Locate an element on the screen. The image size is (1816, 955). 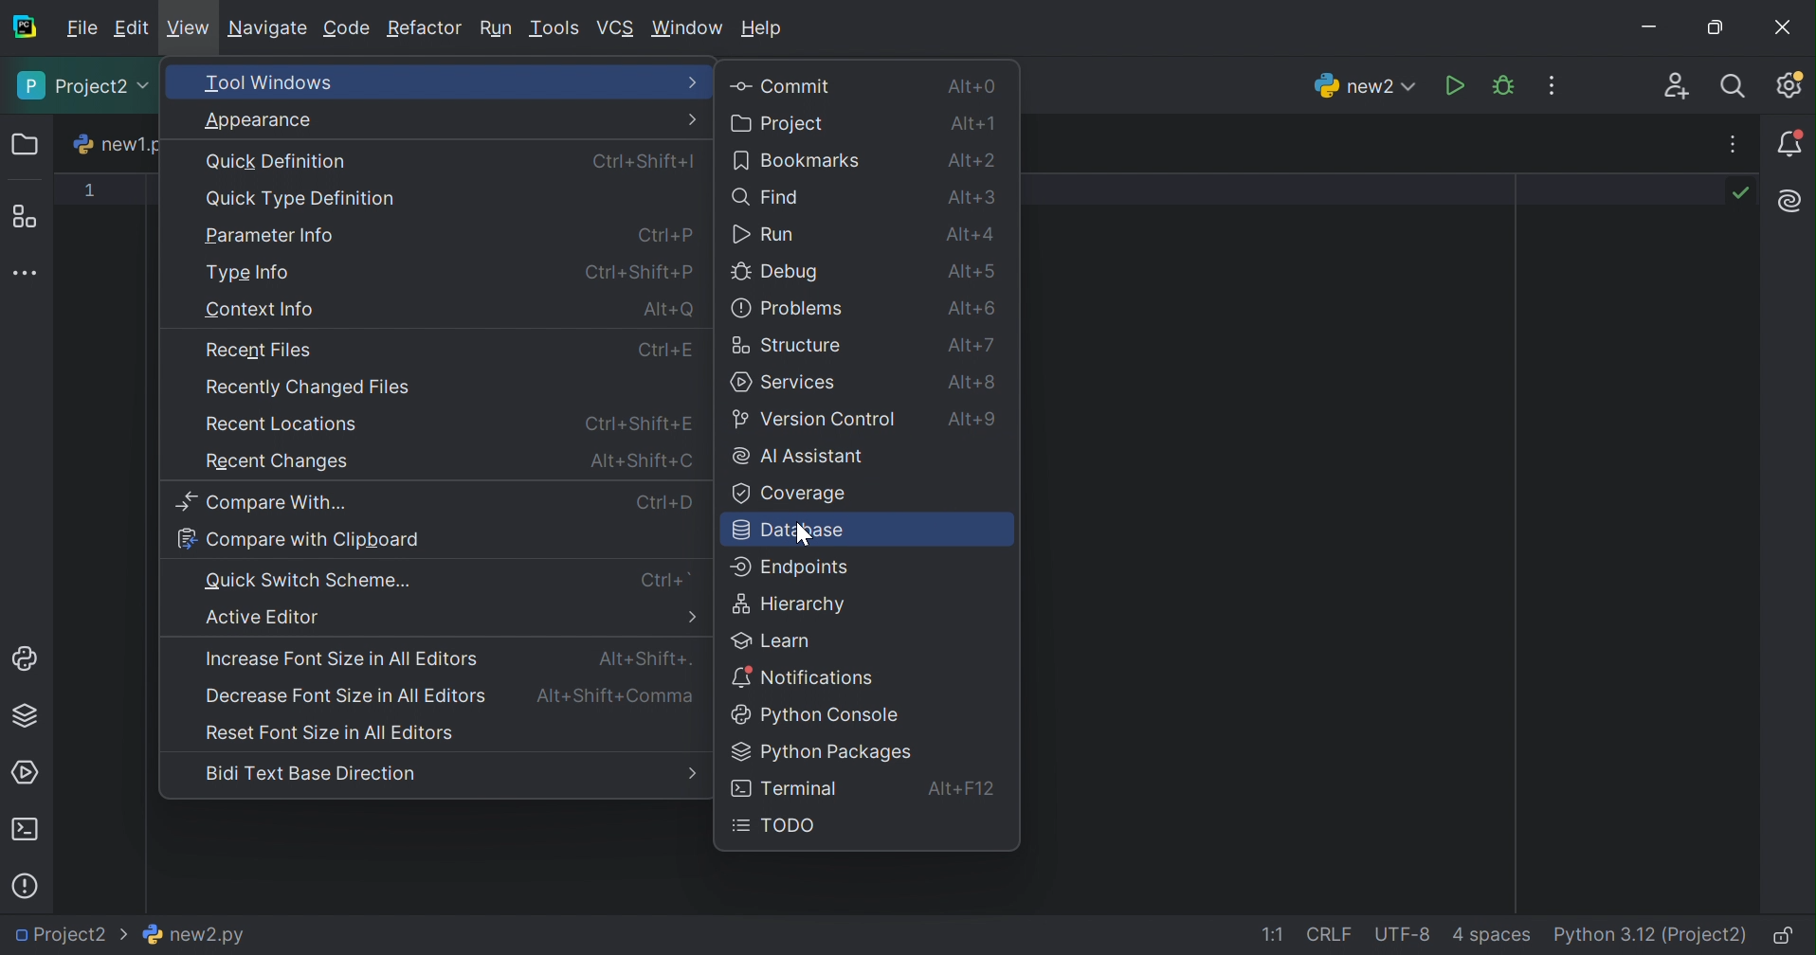
Alt+5 is located at coordinates (975, 271).